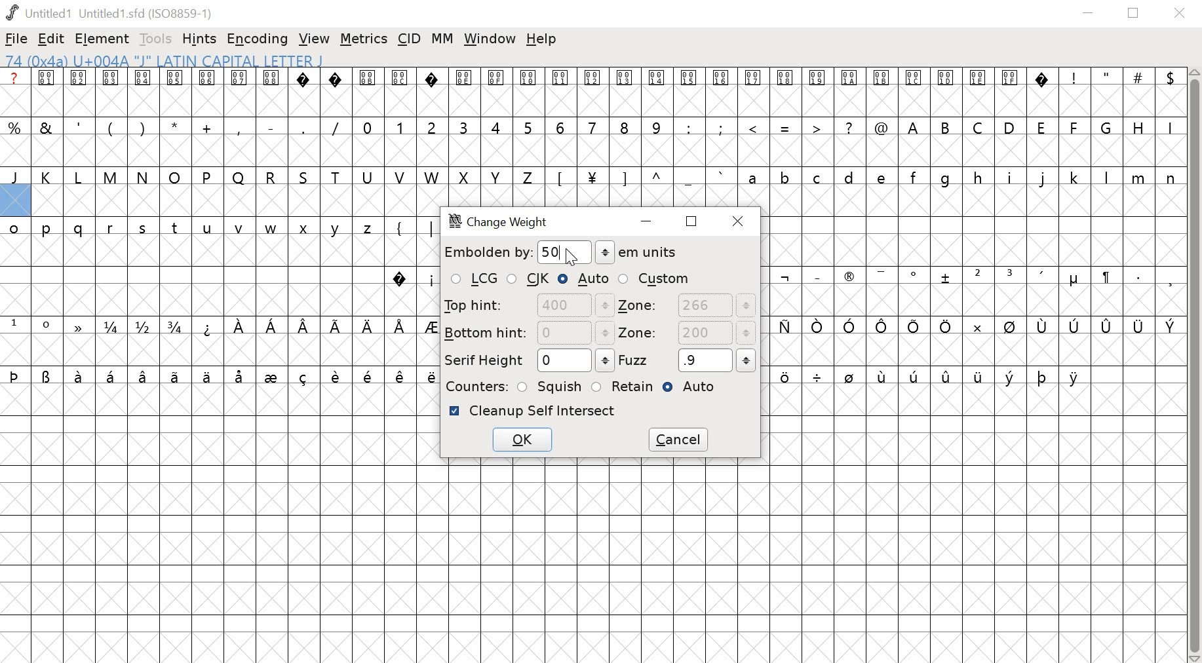 The width and height of the screenshot is (1202, 663). Describe the element at coordinates (960, 177) in the screenshot. I see `lower case letter` at that location.